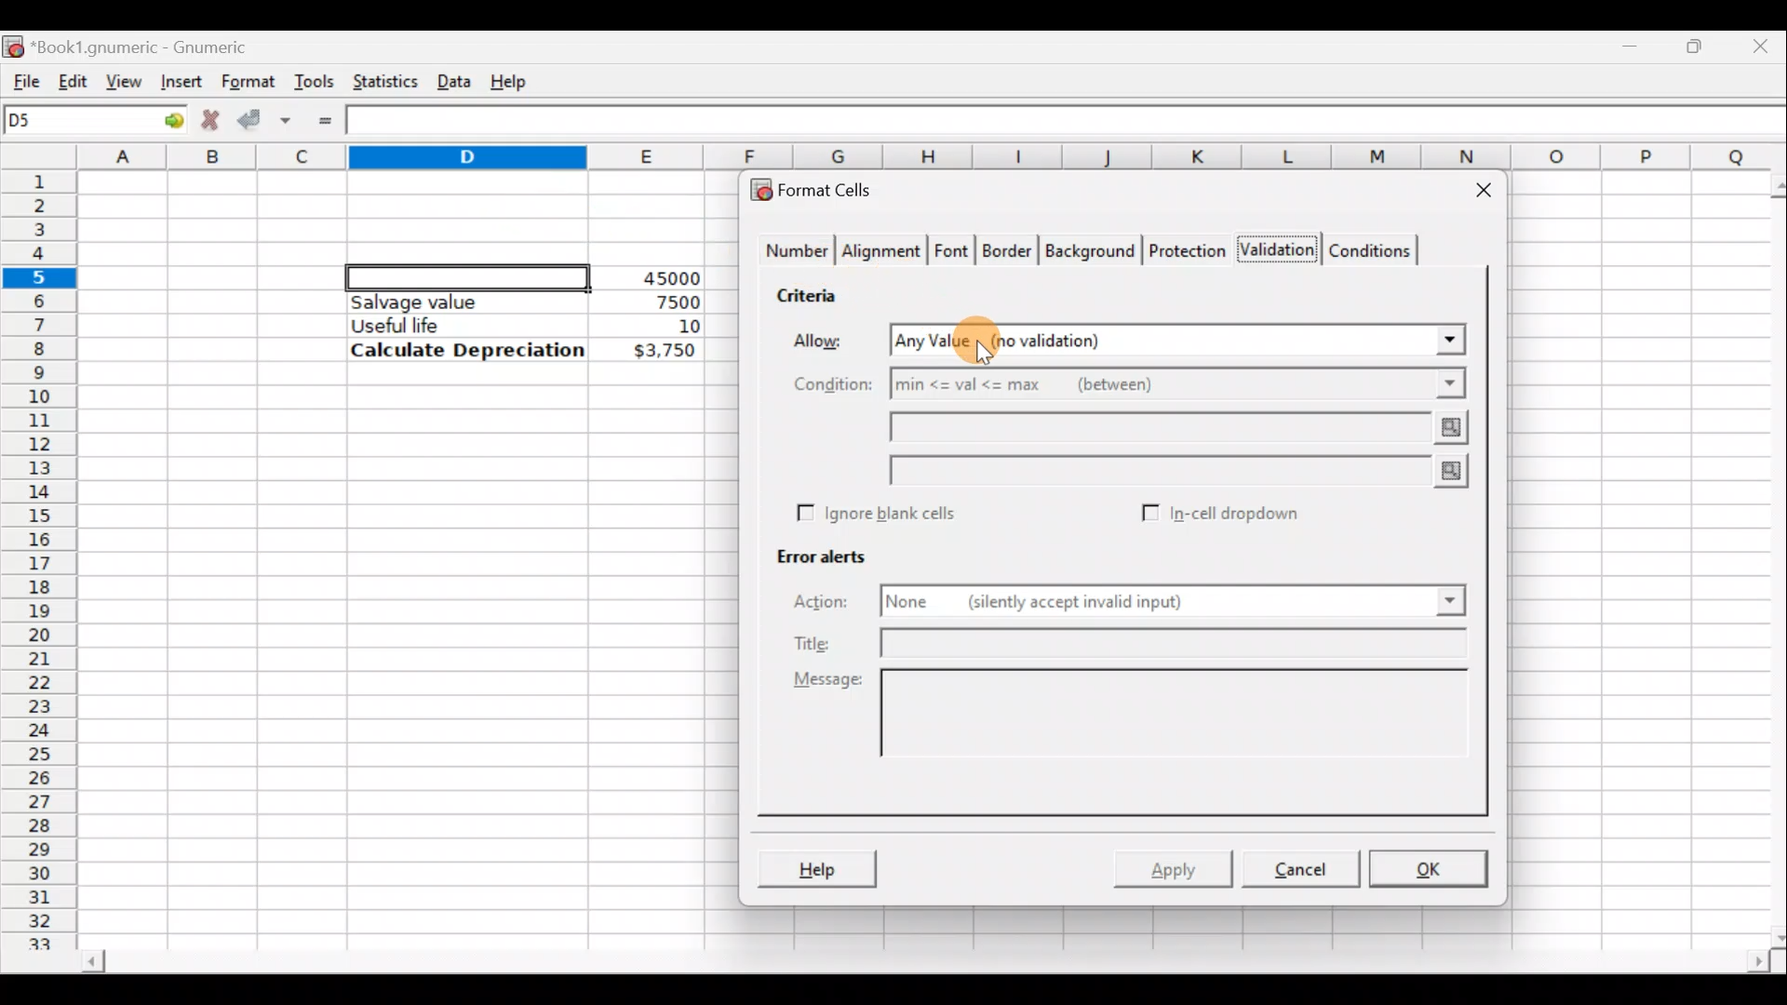 The width and height of the screenshot is (1787, 1005). I want to click on 7500, so click(648, 301).